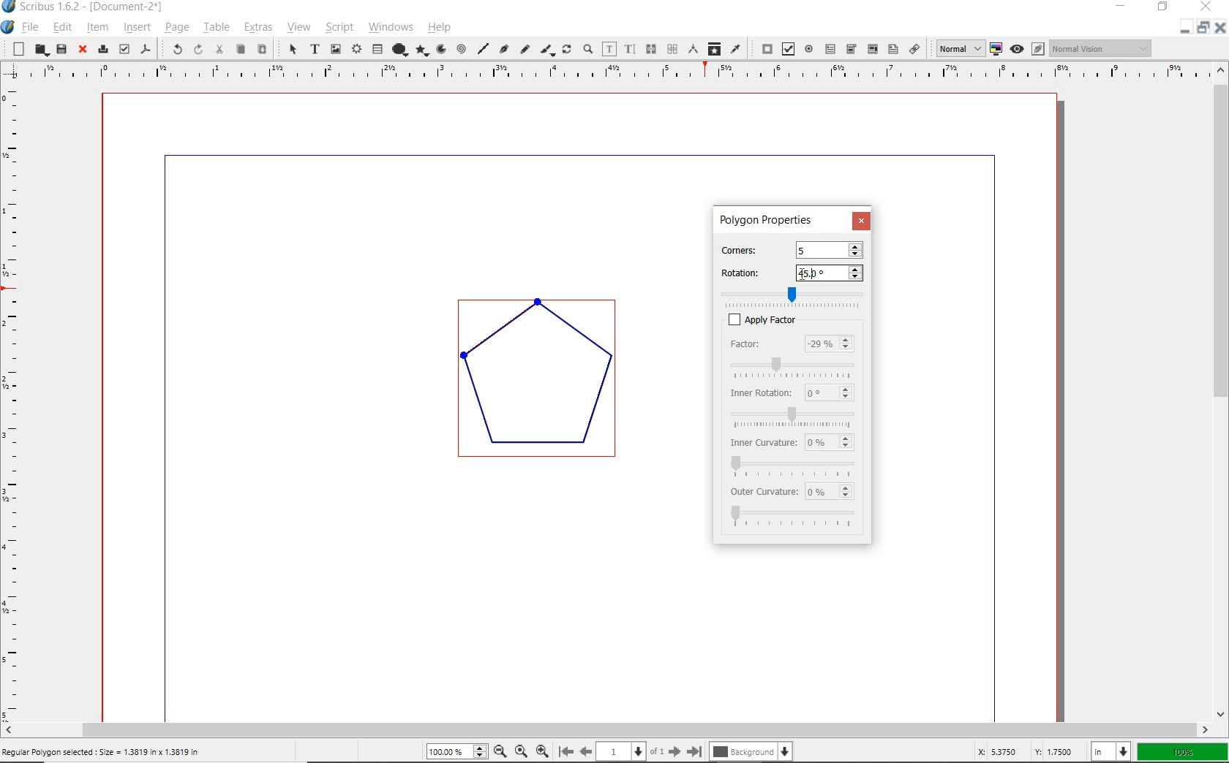 The width and height of the screenshot is (1229, 763). What do you see at coordinates (262, 50) in the screenshot?
I see `paste` at bounding box center [262, 50].